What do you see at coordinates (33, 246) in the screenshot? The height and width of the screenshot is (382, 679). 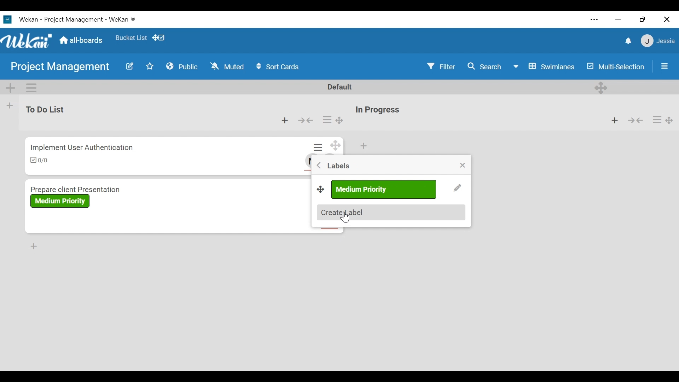 I see `Add card to Bottom of the list` at bounding box center [33, 246].